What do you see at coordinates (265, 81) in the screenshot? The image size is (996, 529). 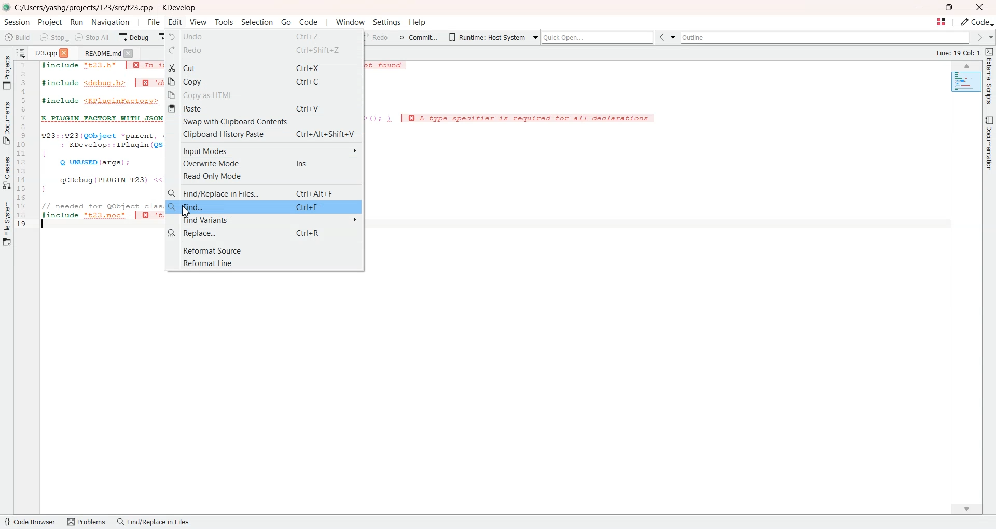 I see `Copy` at bounding box center [265, 81].